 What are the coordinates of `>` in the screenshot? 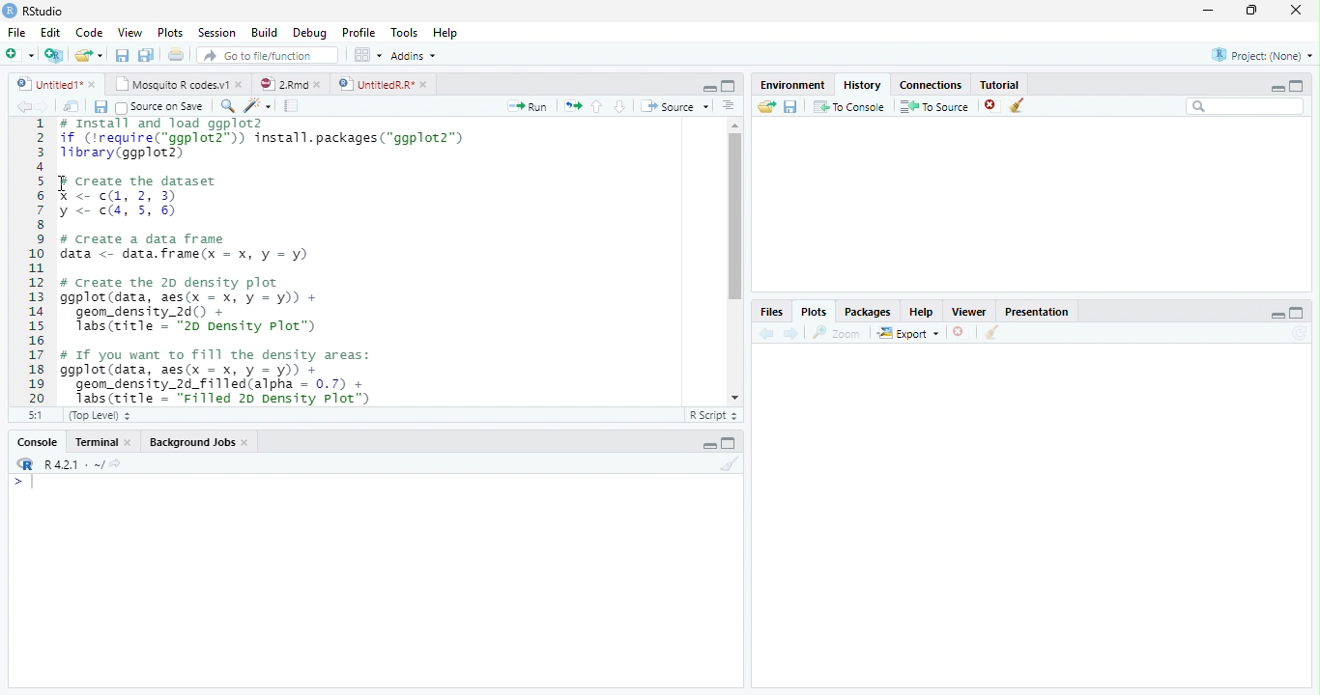 It's located at (23, 483).